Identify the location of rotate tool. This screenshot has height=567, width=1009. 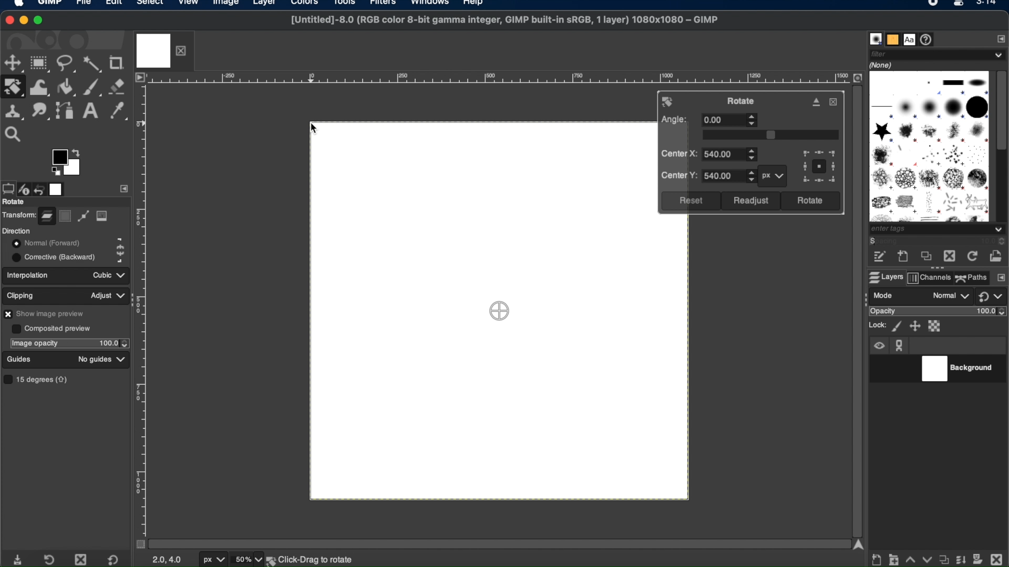
(14, 87).